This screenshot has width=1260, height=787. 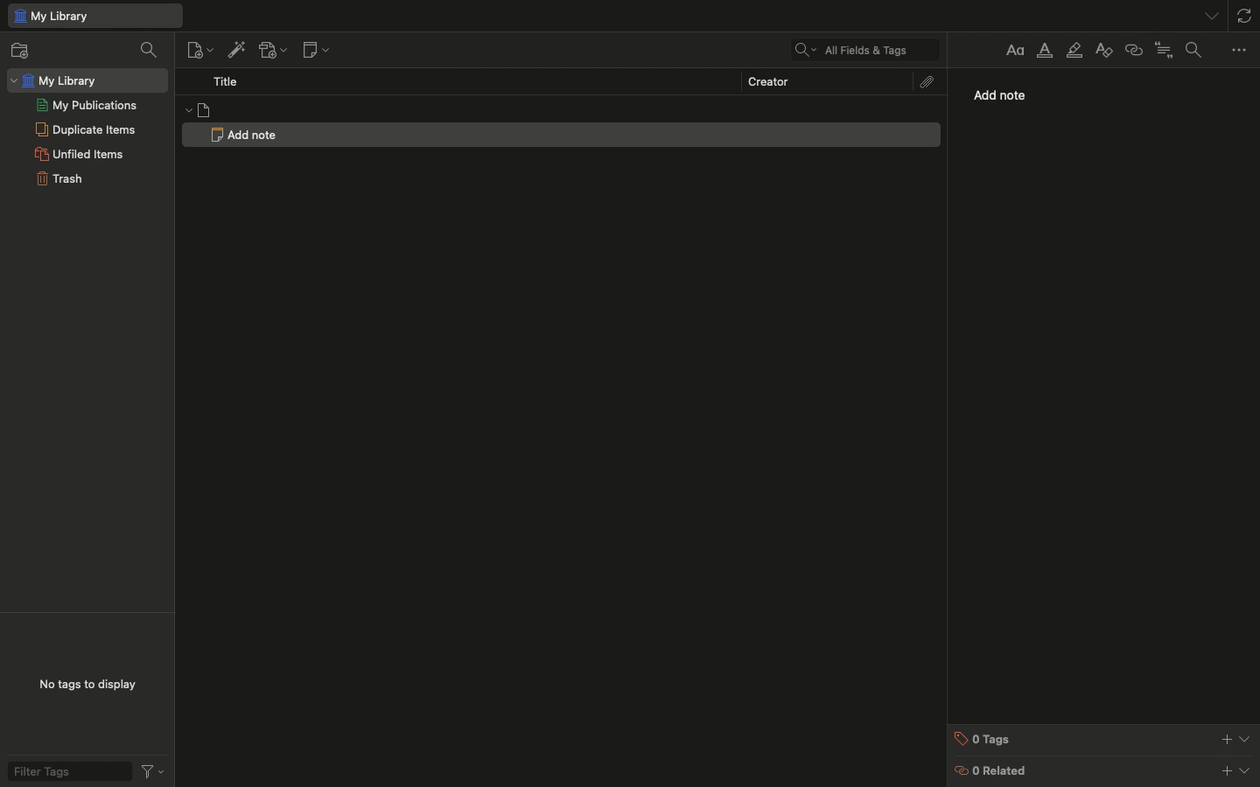 What do you see at coordinates (94, 17) in the screenshot?
I see `My library` at bounding box center [94, 17].